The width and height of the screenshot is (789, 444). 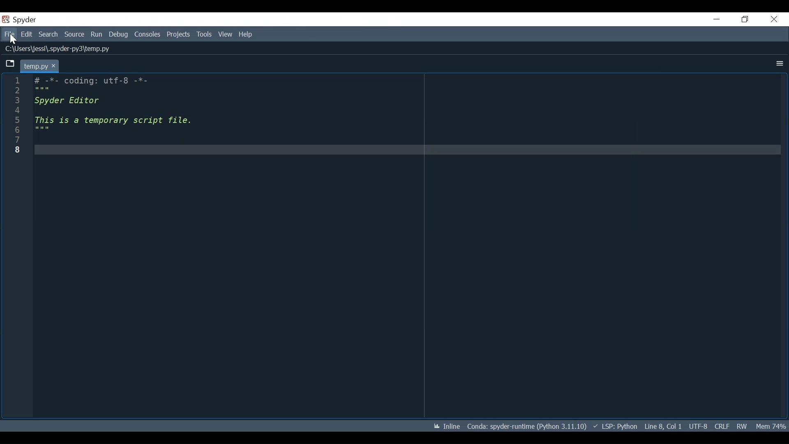 What do you see at coordinates (75, 34) in the screenshot?
I see `Source` at bounding box center [75, 34].